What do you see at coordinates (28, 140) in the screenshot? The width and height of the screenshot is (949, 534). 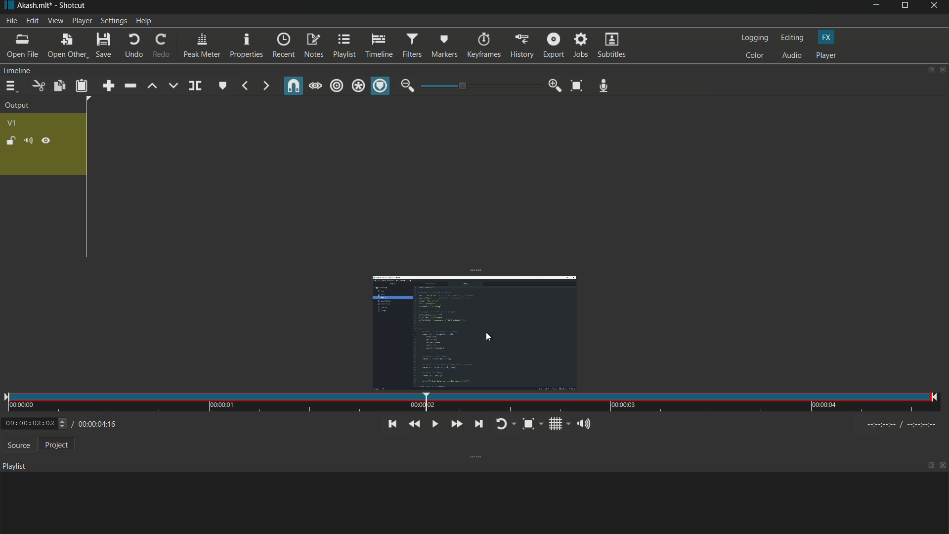 I see `mute` at bounding box center [28, 140].